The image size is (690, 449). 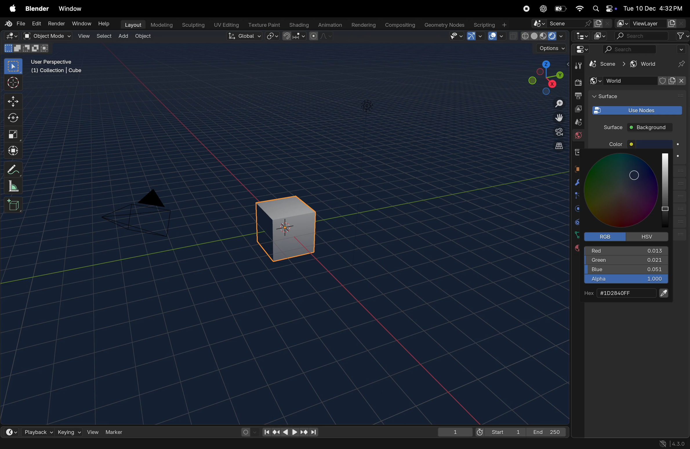 What do you see at coordinates (144, 37) in the screenshot?
I see `Object` at bounding box center [144, 37].